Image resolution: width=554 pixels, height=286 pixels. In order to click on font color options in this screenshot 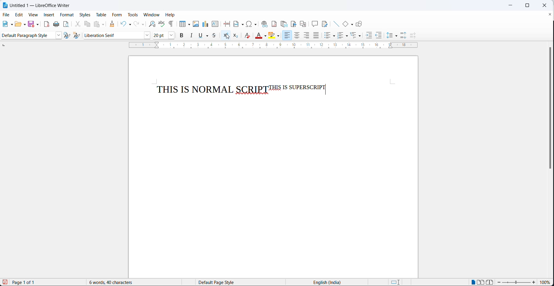, I will do `click(266, 36)`.